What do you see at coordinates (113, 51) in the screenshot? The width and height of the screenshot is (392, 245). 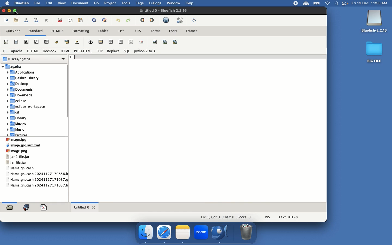 I see `Replace ` at bounding box center [113, 51].